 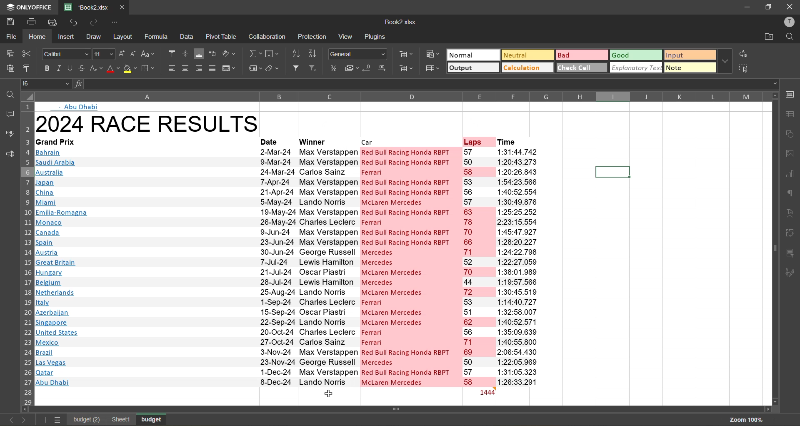 I want to click on layout, so click(x=124, y=36).